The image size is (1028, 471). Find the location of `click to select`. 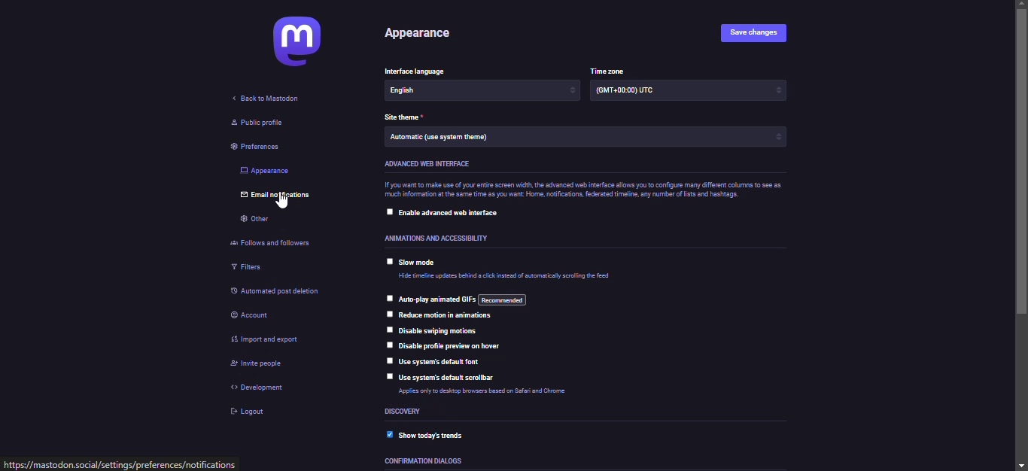

click to select is located at coordinates (387, 313).